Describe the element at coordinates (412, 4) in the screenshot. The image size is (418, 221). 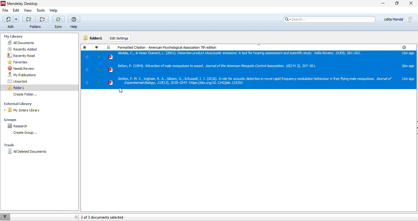
I see `close` at that location.